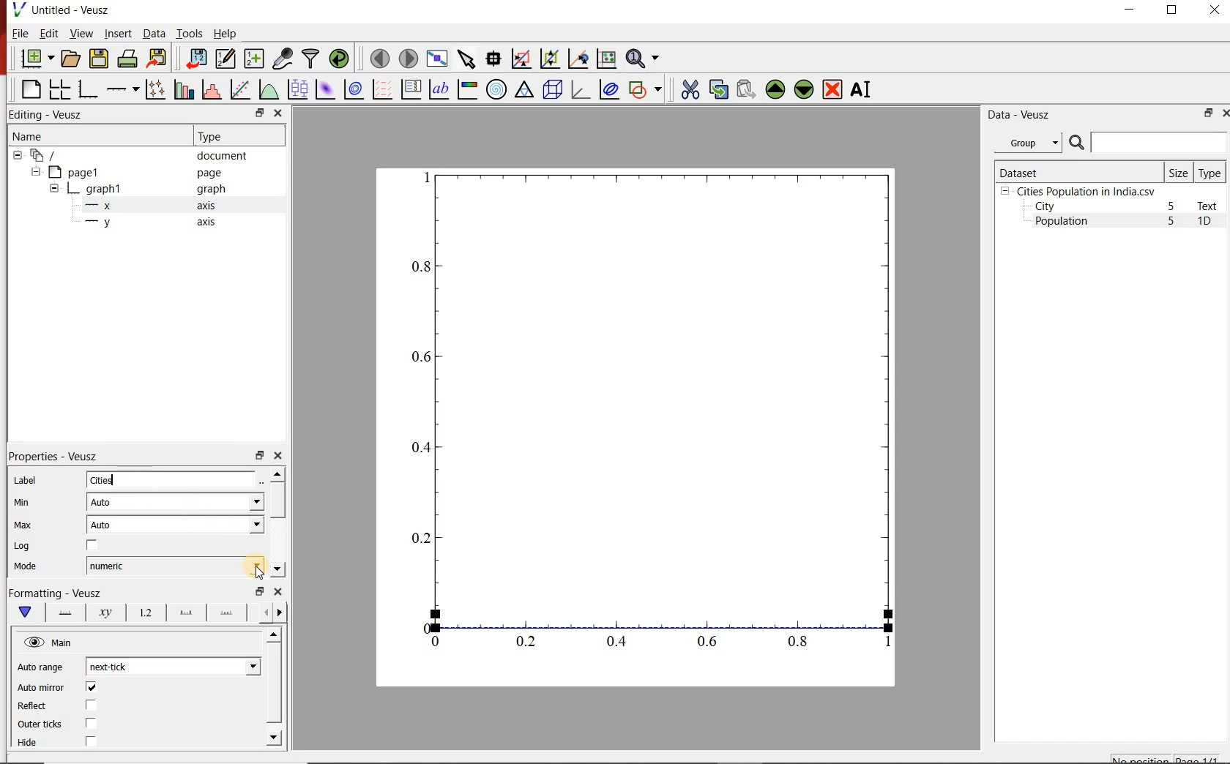 The height and width of the screenshot is (764, 1230). What do you see at coordinates (609, 90) in the screenshot?
I see `plot covariance ellipses` at bounding box center [609, 90].